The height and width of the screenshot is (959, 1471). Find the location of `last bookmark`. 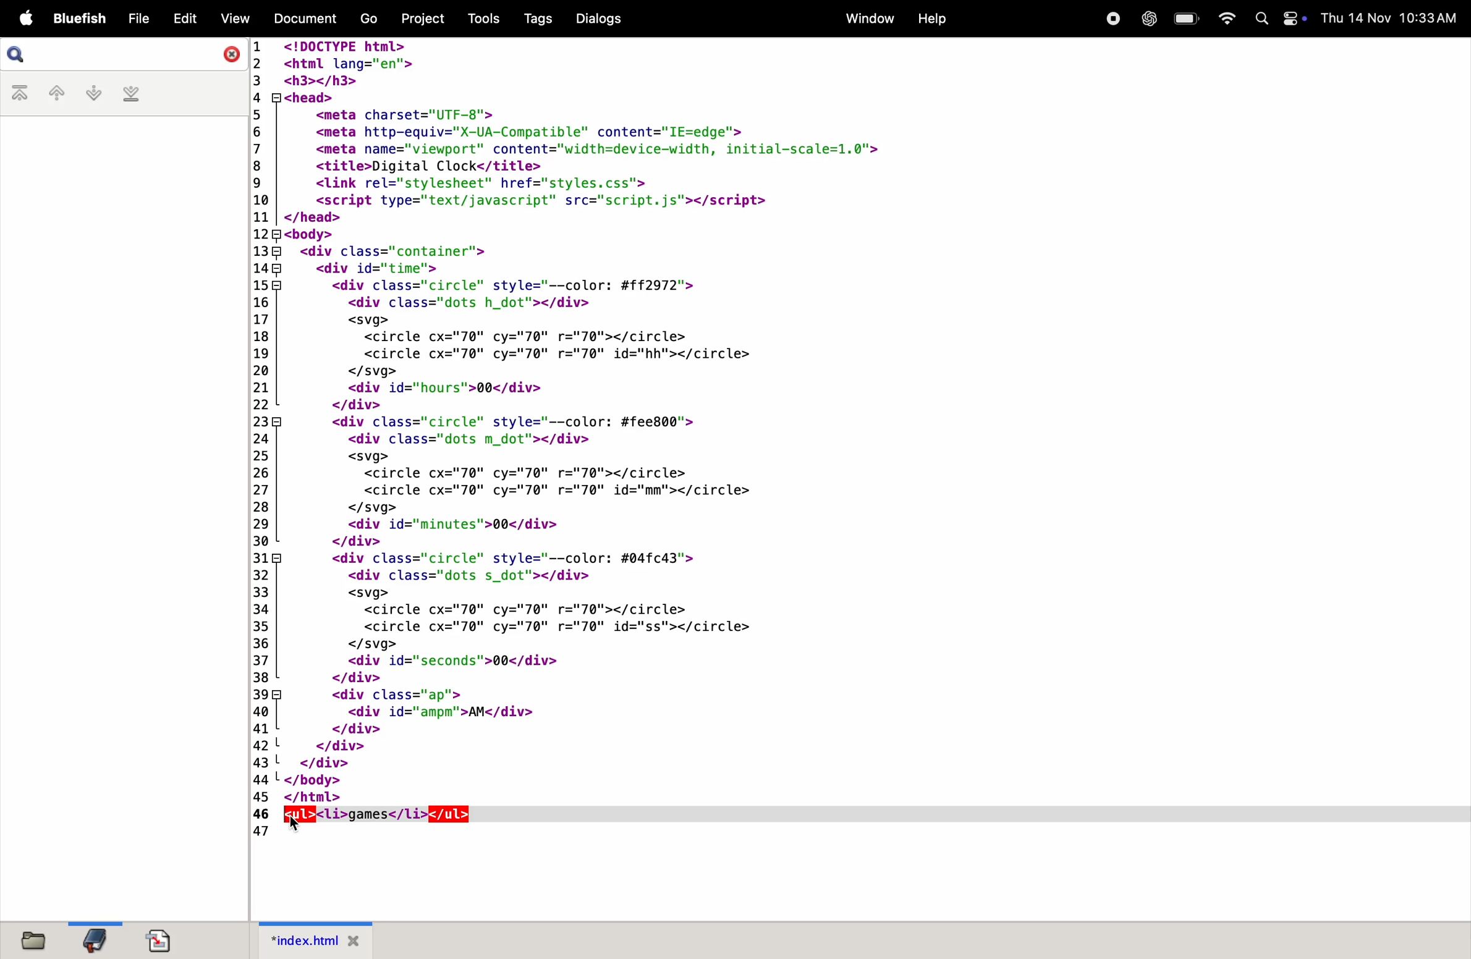

last bookmark is located at coordinates (132, 95).